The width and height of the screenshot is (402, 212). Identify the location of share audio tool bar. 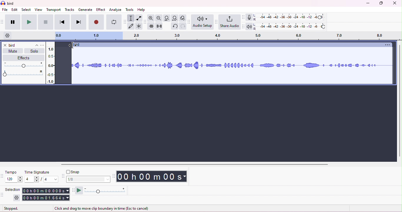
(216, 21).